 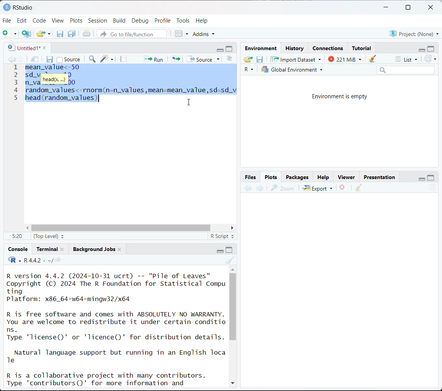 What do you see at coordinates (50, 236) in the screenshot?
I see `(top level)` at bounding box center [50, 236].